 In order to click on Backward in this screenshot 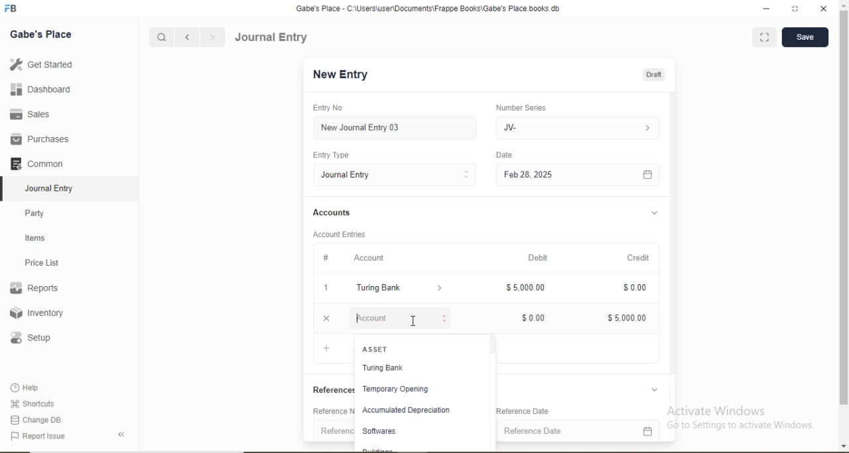, I will do `click(187, 38)`.